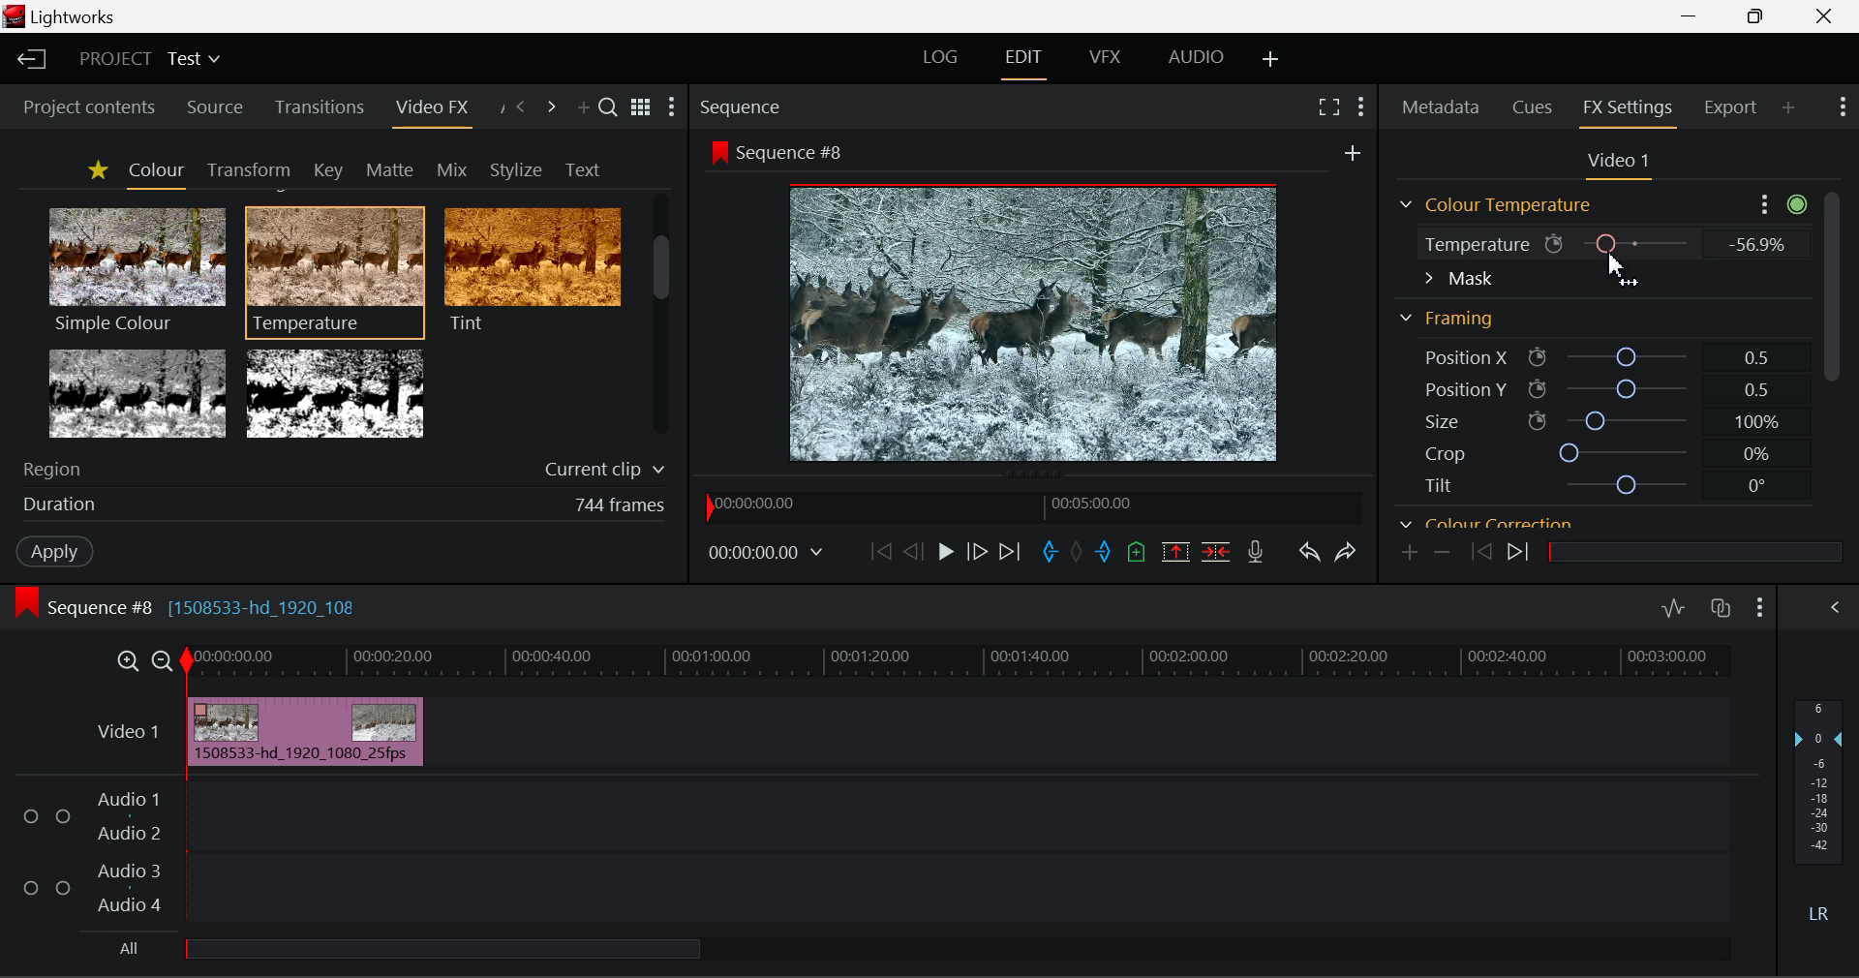  Describe the element at coordinates (1196, 56) in the screenshot. I see `AUDIO Layout` at that location.